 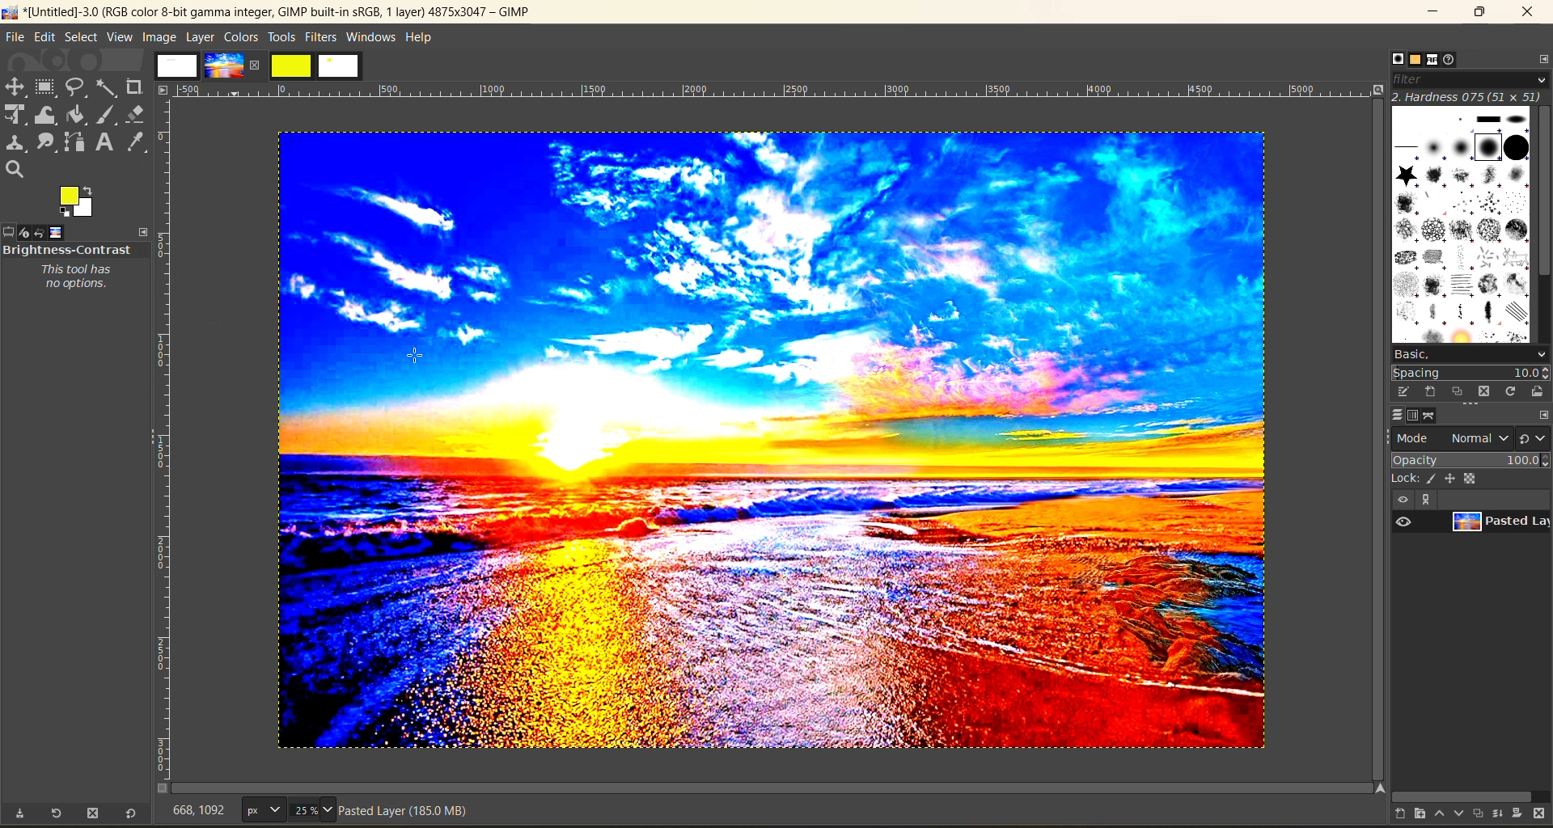 What do you see at coordinates (1459, 392) in the screenshot?
I see `duplicate brush` at bounding box center [1459, 392].